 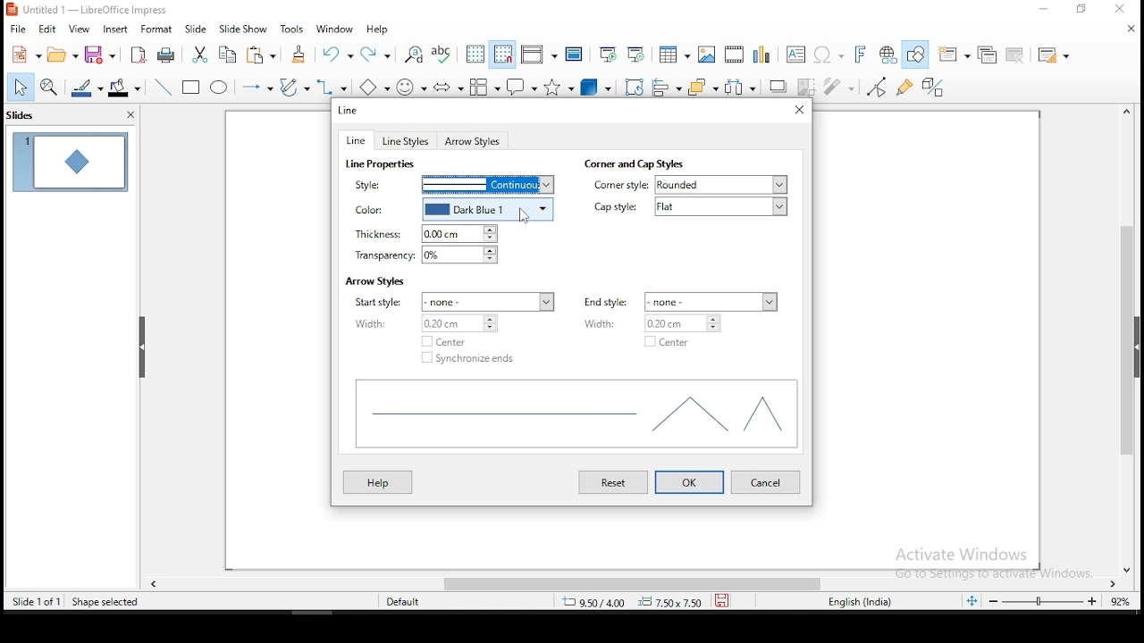 I want to click on symbol shapes, so click(x=415, y=89).